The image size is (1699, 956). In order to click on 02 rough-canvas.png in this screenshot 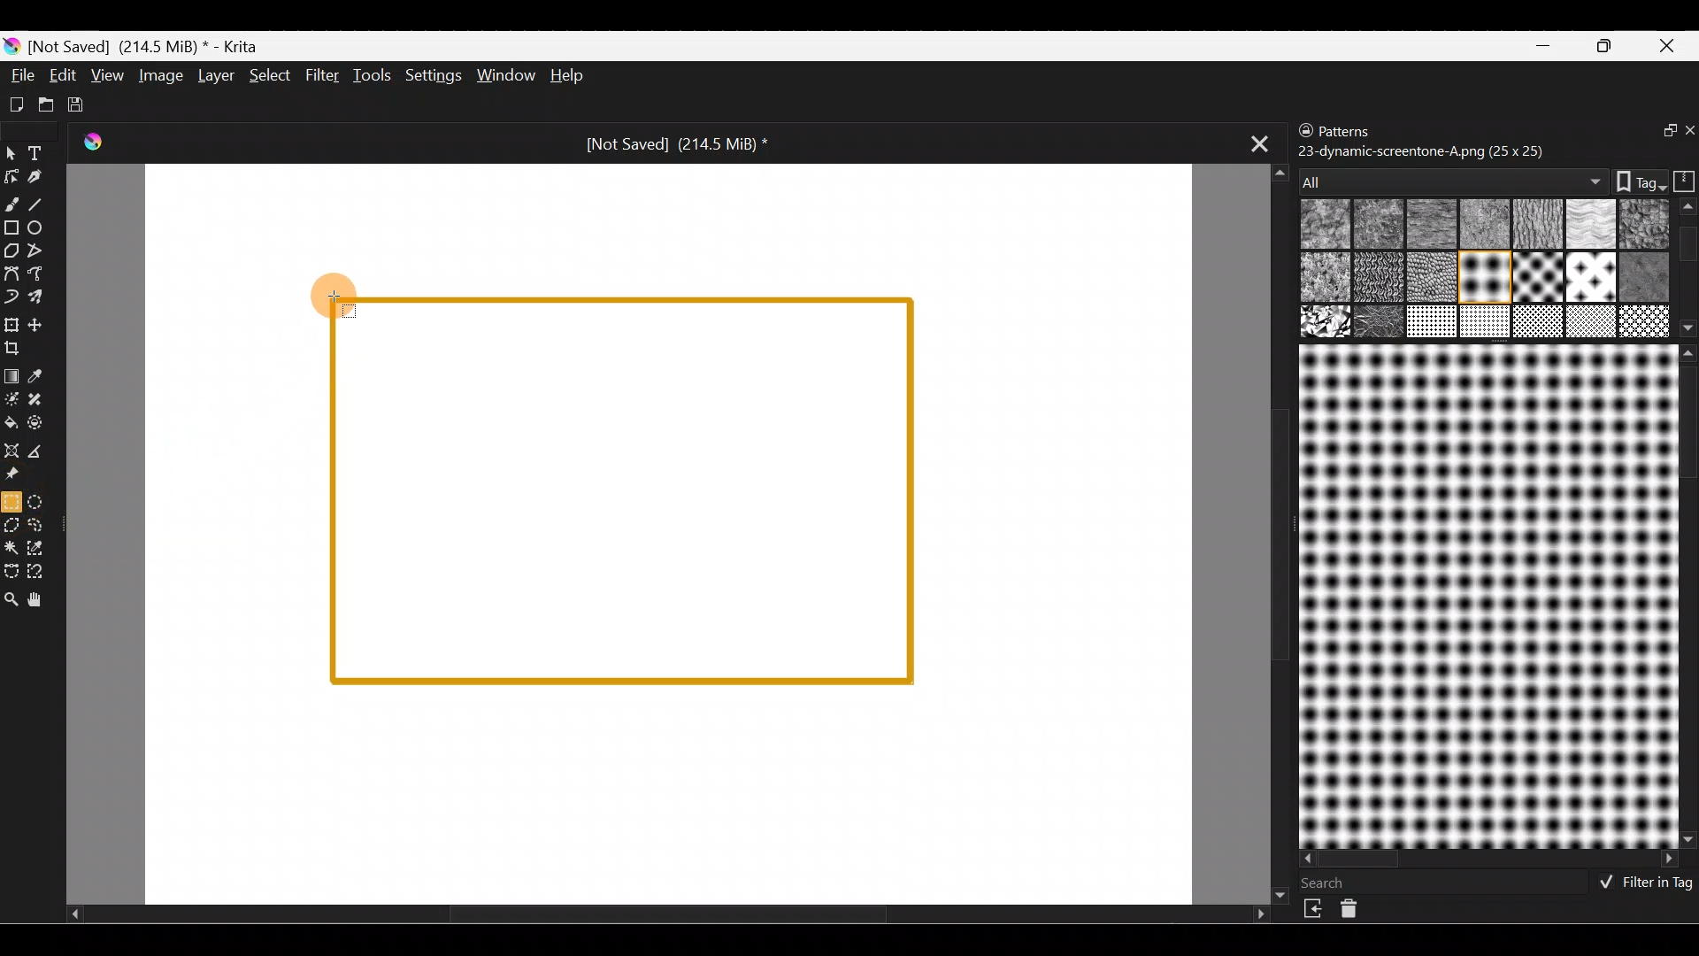, I will do `click(1376, 224)`.